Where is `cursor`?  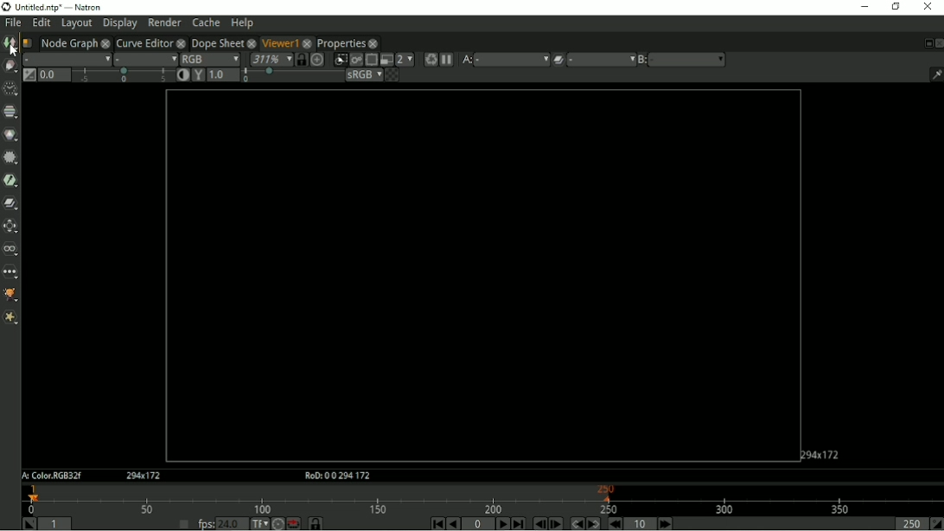 cursor is located at coordinates (16, 50).